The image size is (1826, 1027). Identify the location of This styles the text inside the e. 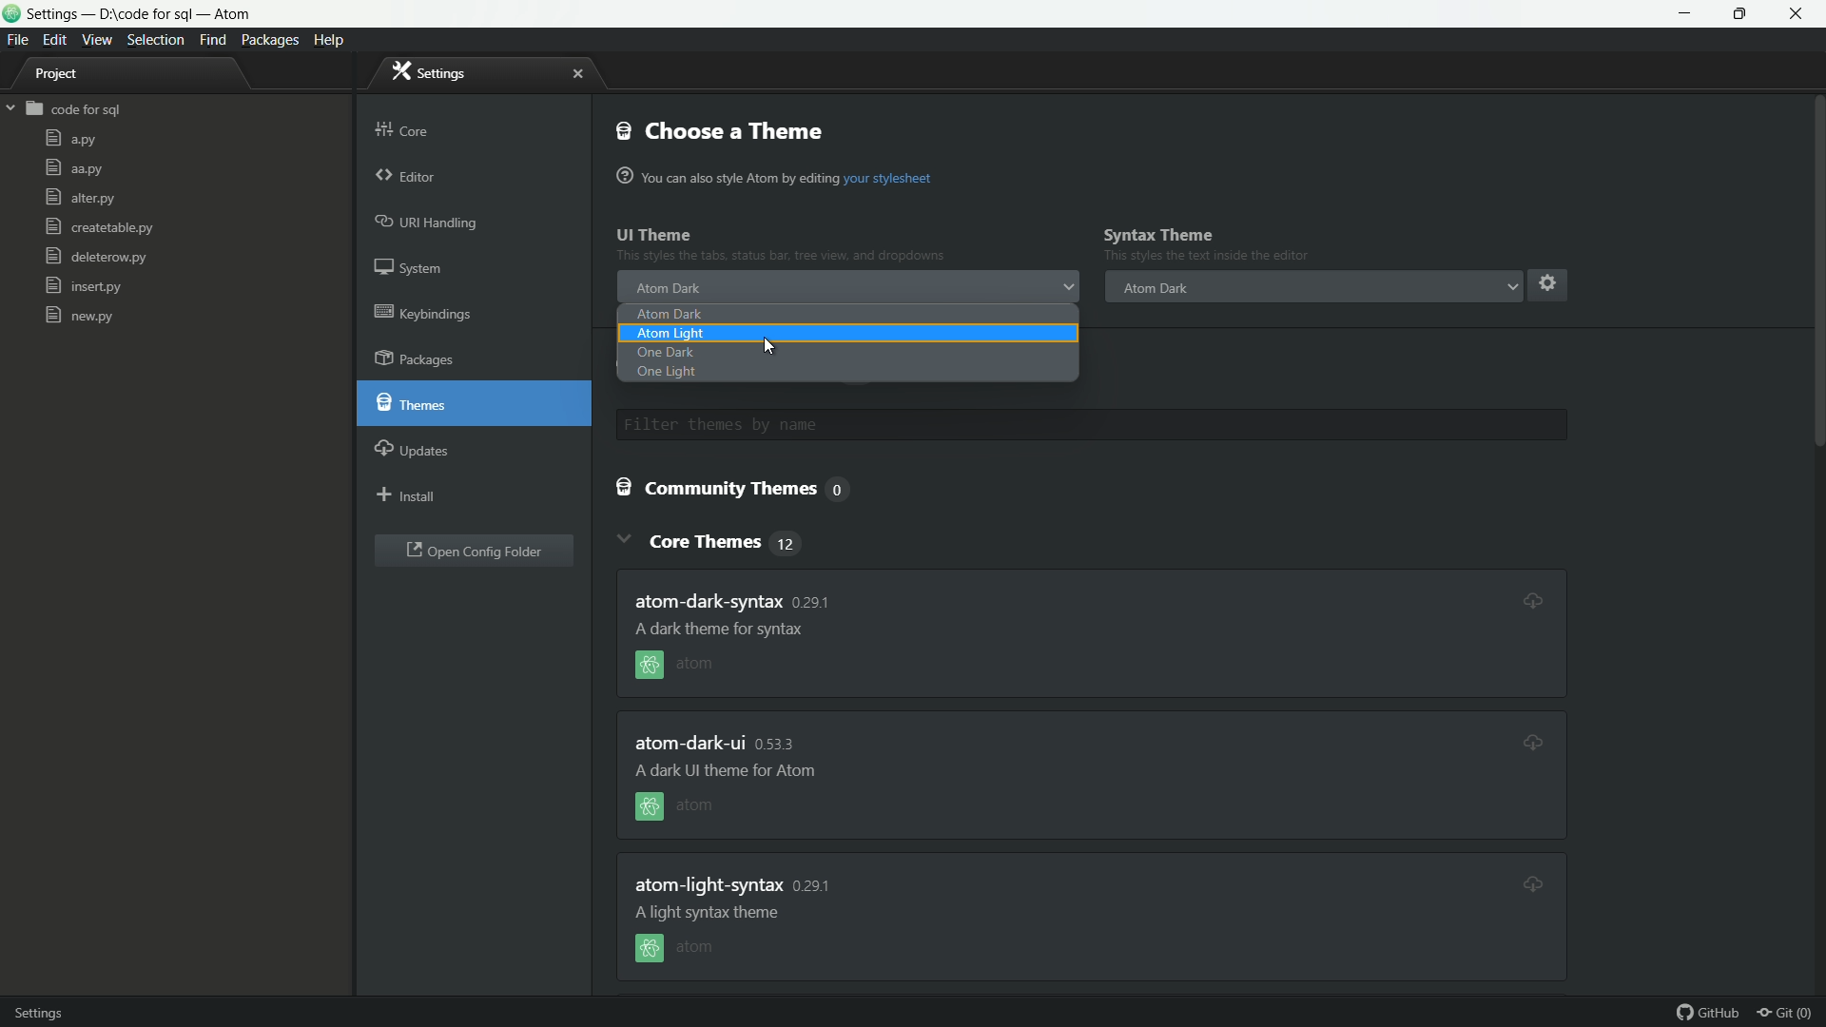
(782, 259).